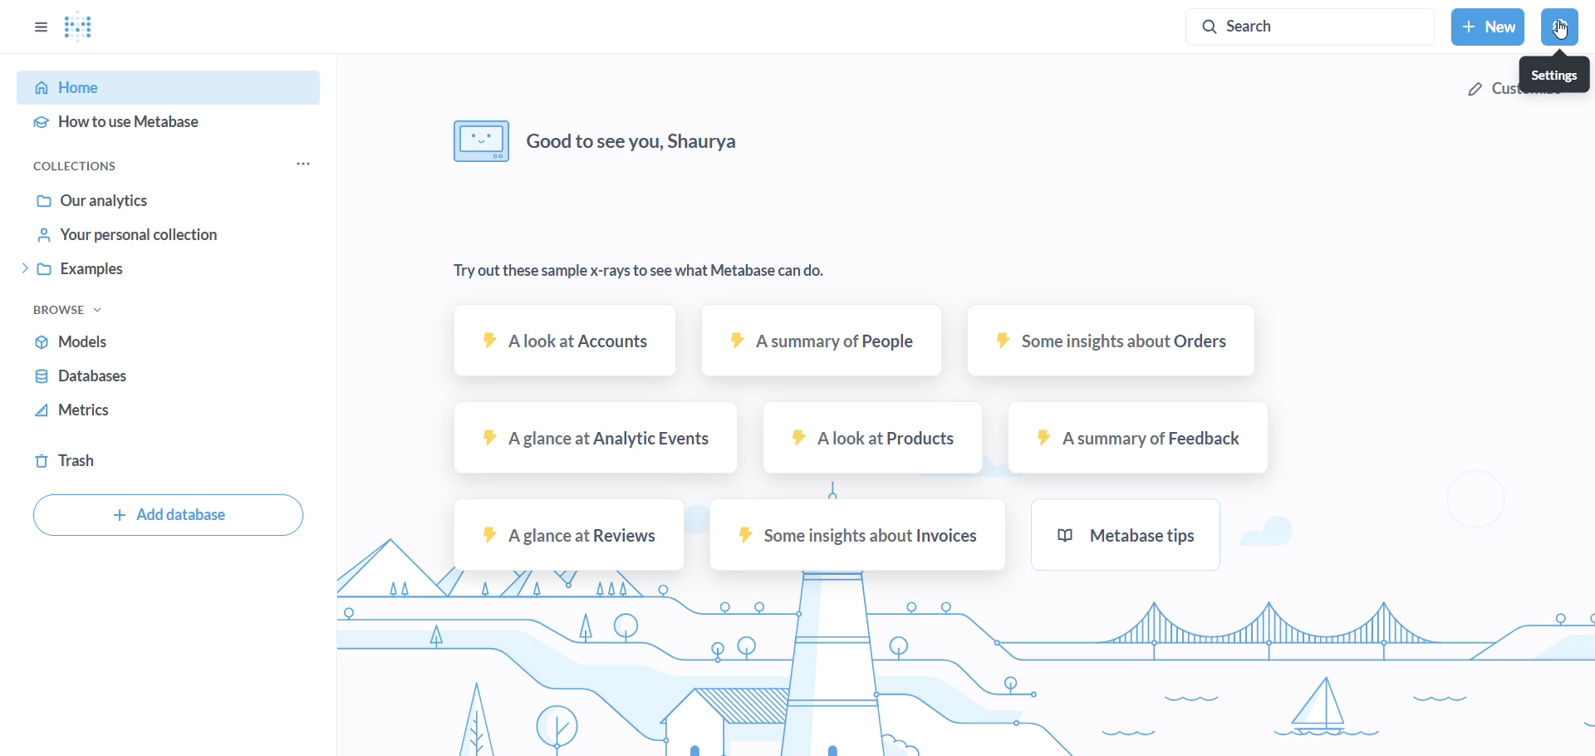  What do you see at coordinates (94, 345) in the screenshot?
I see `models` at bounding box center [94, 345].